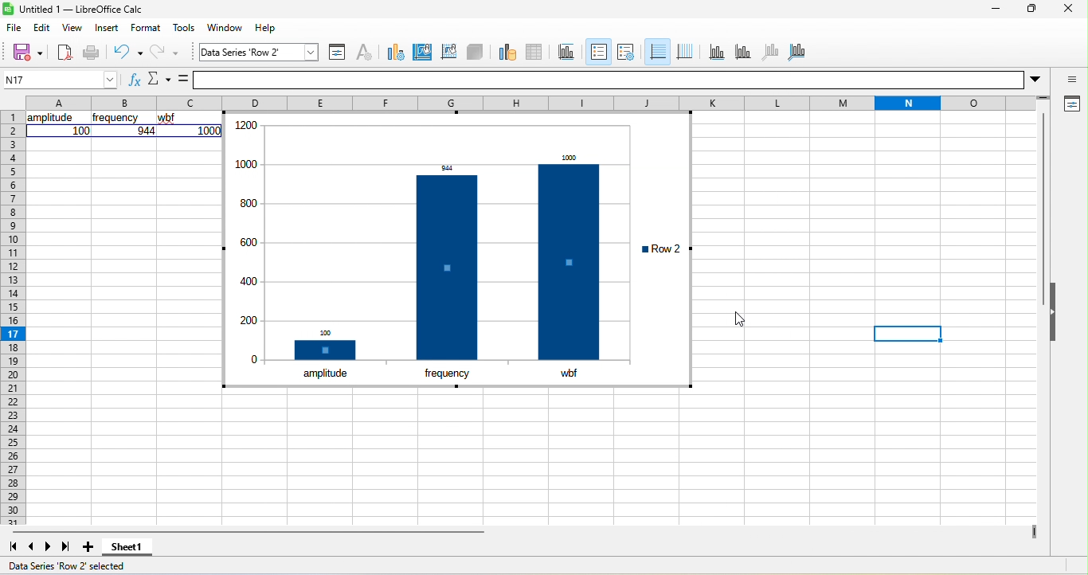  I want to click on horizontal grid, so click(657, 52).